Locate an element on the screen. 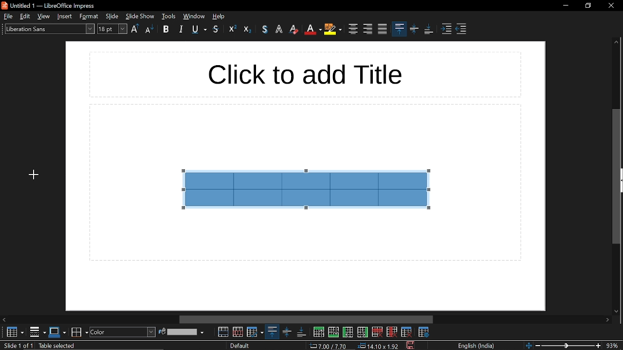 This screenshot has width=623, height=350. outline is located at coordinates (233, 29).